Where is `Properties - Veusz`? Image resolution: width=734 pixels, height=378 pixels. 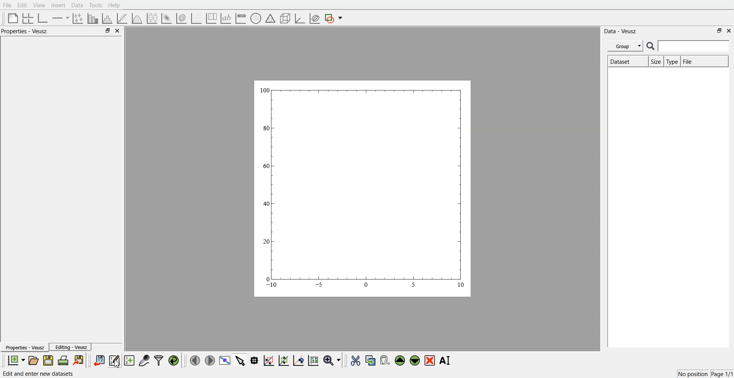
Properties - Veusz is located at coordinates (24, 348).